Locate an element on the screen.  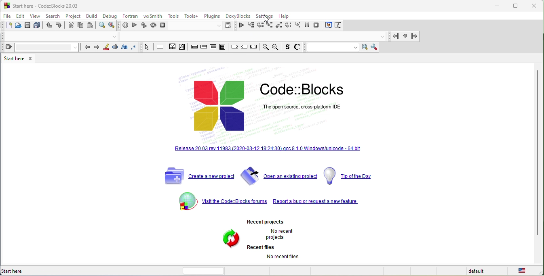
break debugger is located at coordinates (308, 26).